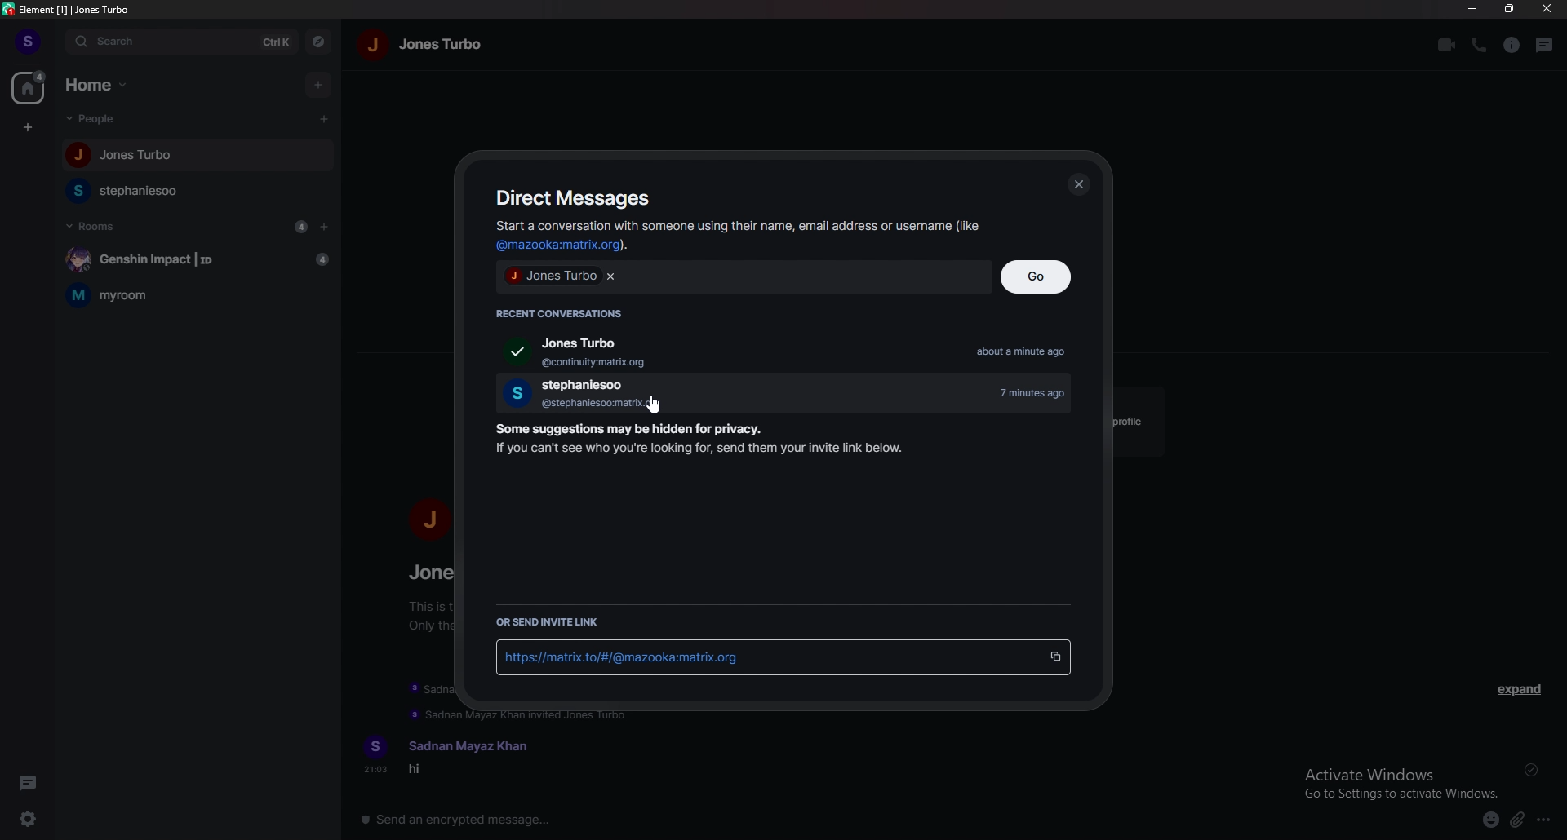 The height and width of the screenshot is (840, 1567). Describe the element at coordinates (31, 818) in the screenshot. I see `quick settings` at that location.